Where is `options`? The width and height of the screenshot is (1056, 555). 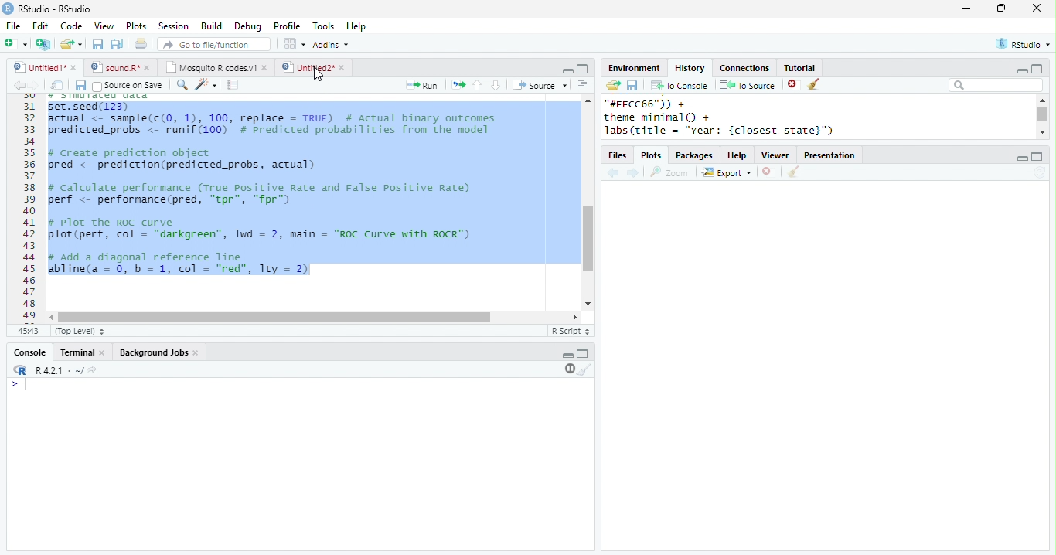
options is located at coordinates (293, 44).